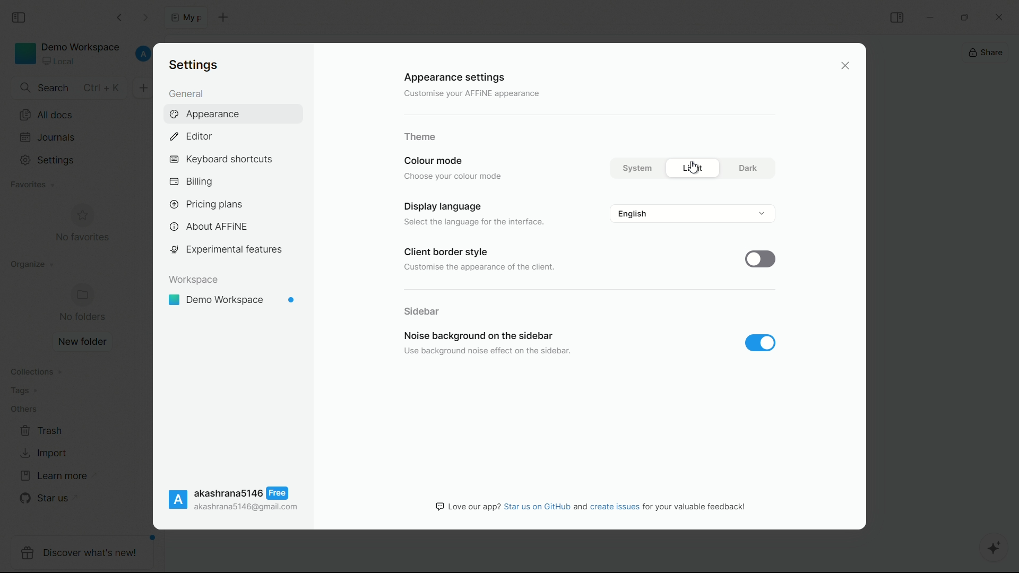 The width and height of the screenshot is (1019, 573). What do you see at coordinates (695, 168) in the screenshot?
I see `light` at bounding box center [695, 168].